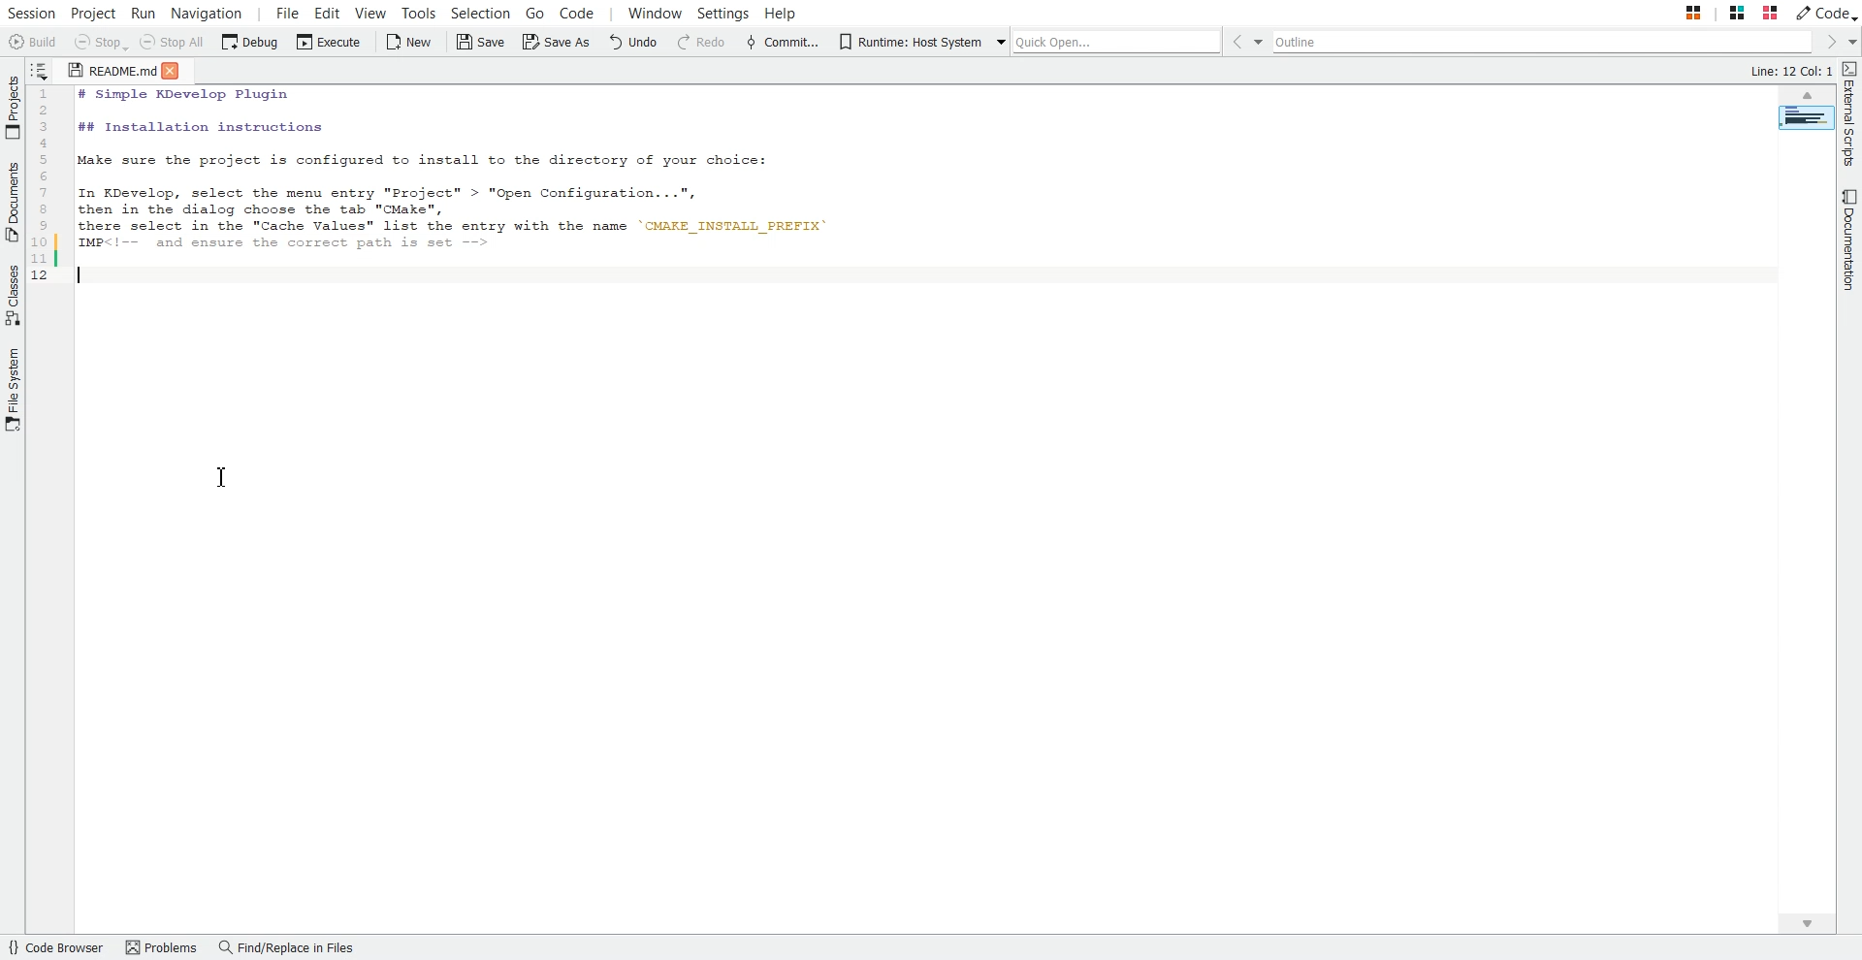  Describe the element at coordinates (56, 947) in the screenshot. I see `Code Browser` at that location.